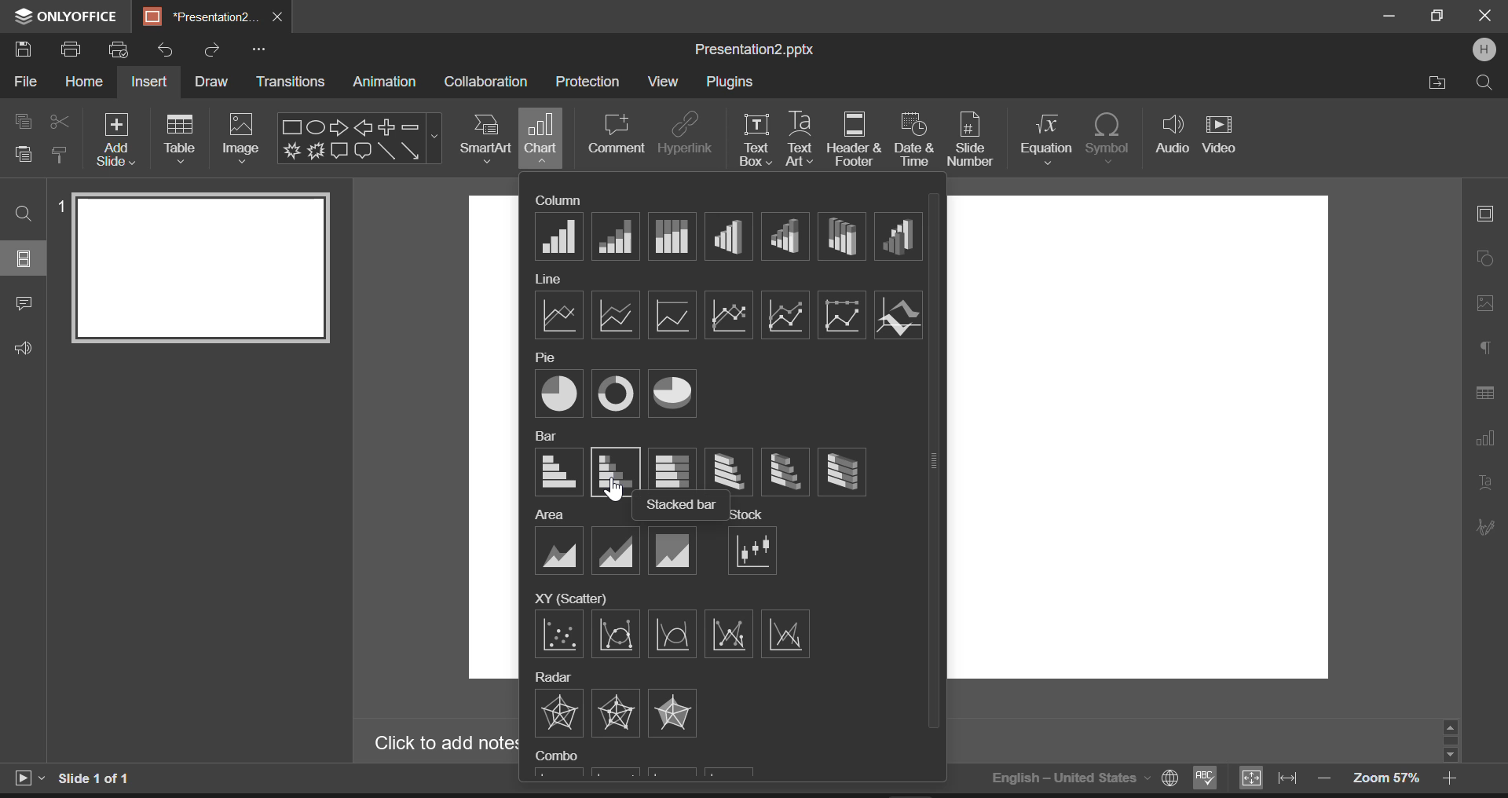 This screenshot has width=1508, height=798. What do you see at coordinates (1484, 485) in the screenshot?
I see `Text Art Settings` at bounding box center [1484, 485].